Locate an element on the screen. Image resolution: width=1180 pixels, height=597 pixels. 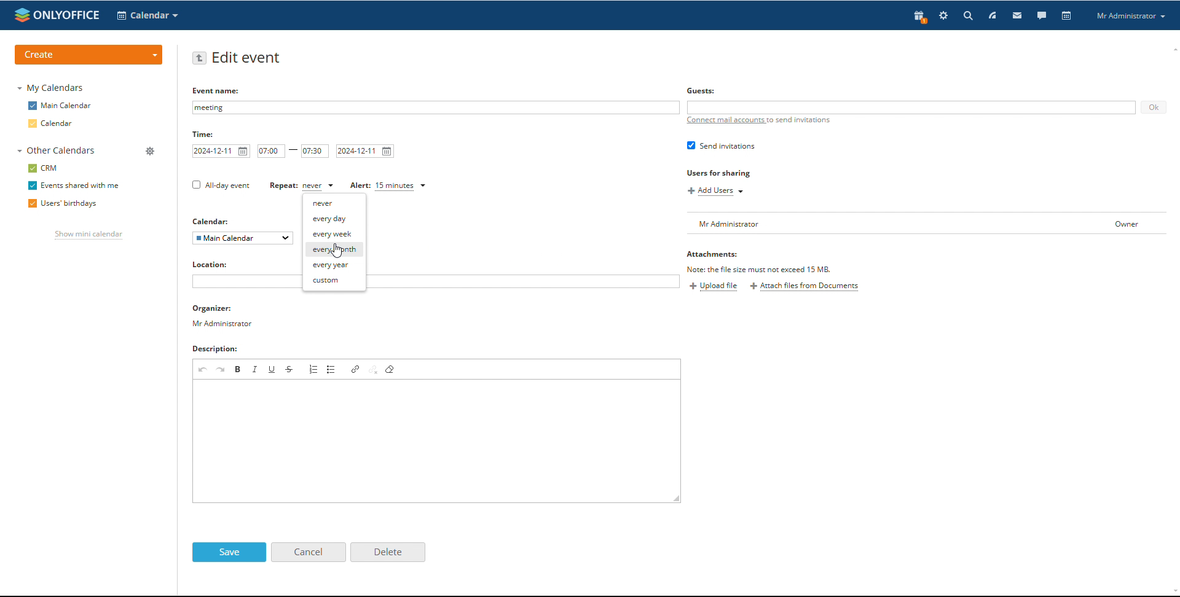
profile is located at coordinates (1130, 16).